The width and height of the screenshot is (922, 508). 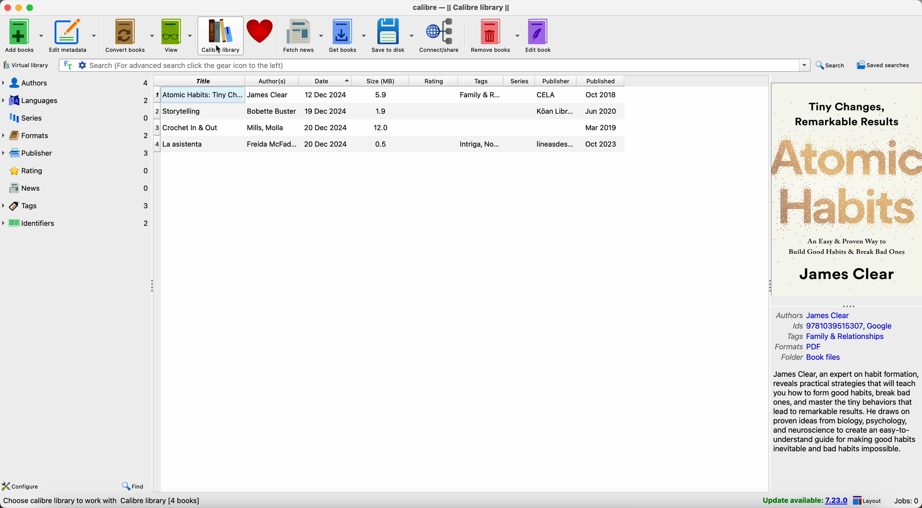 I want to click on search, so click(x=833, y=66).